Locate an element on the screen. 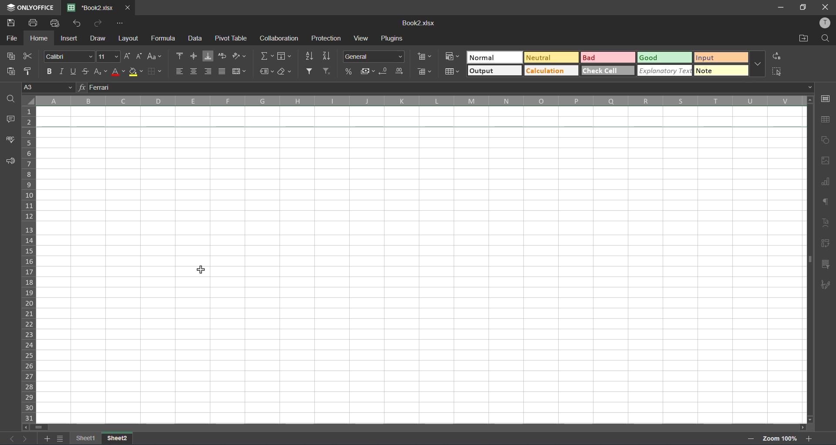  select all is located at coordinates (778, 71).